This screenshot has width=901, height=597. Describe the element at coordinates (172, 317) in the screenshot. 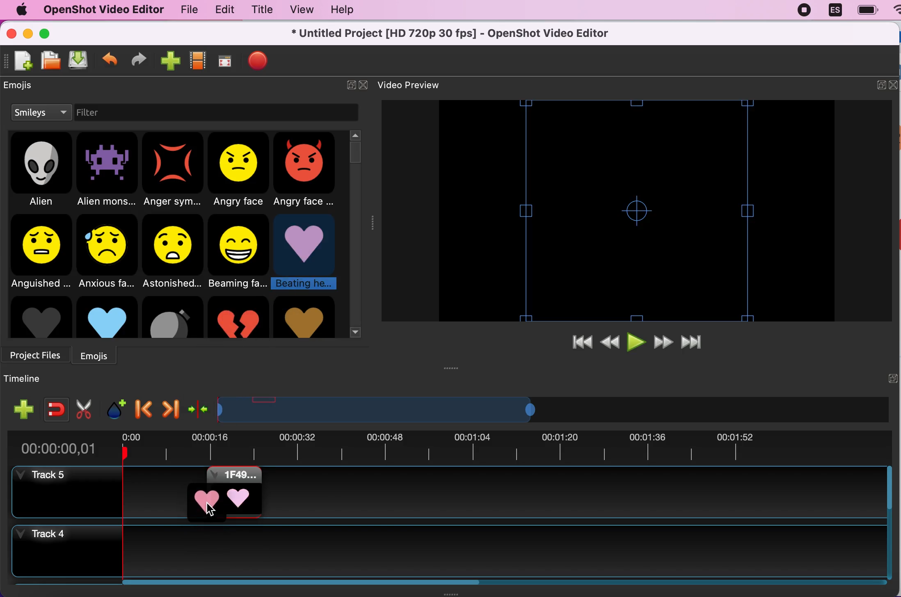

I see `Bomb` at that location.